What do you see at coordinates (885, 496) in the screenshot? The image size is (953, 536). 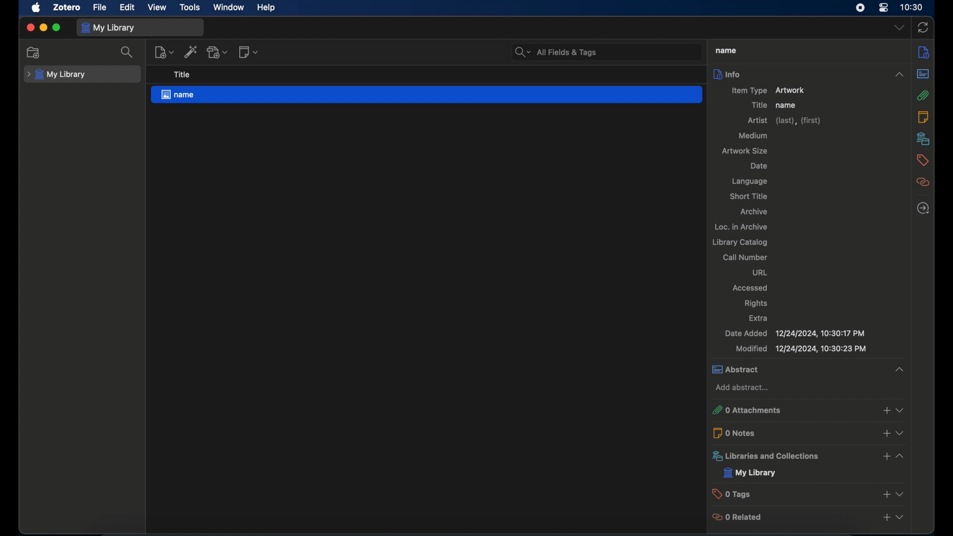 I see `add` at bounding box center [885, 496].